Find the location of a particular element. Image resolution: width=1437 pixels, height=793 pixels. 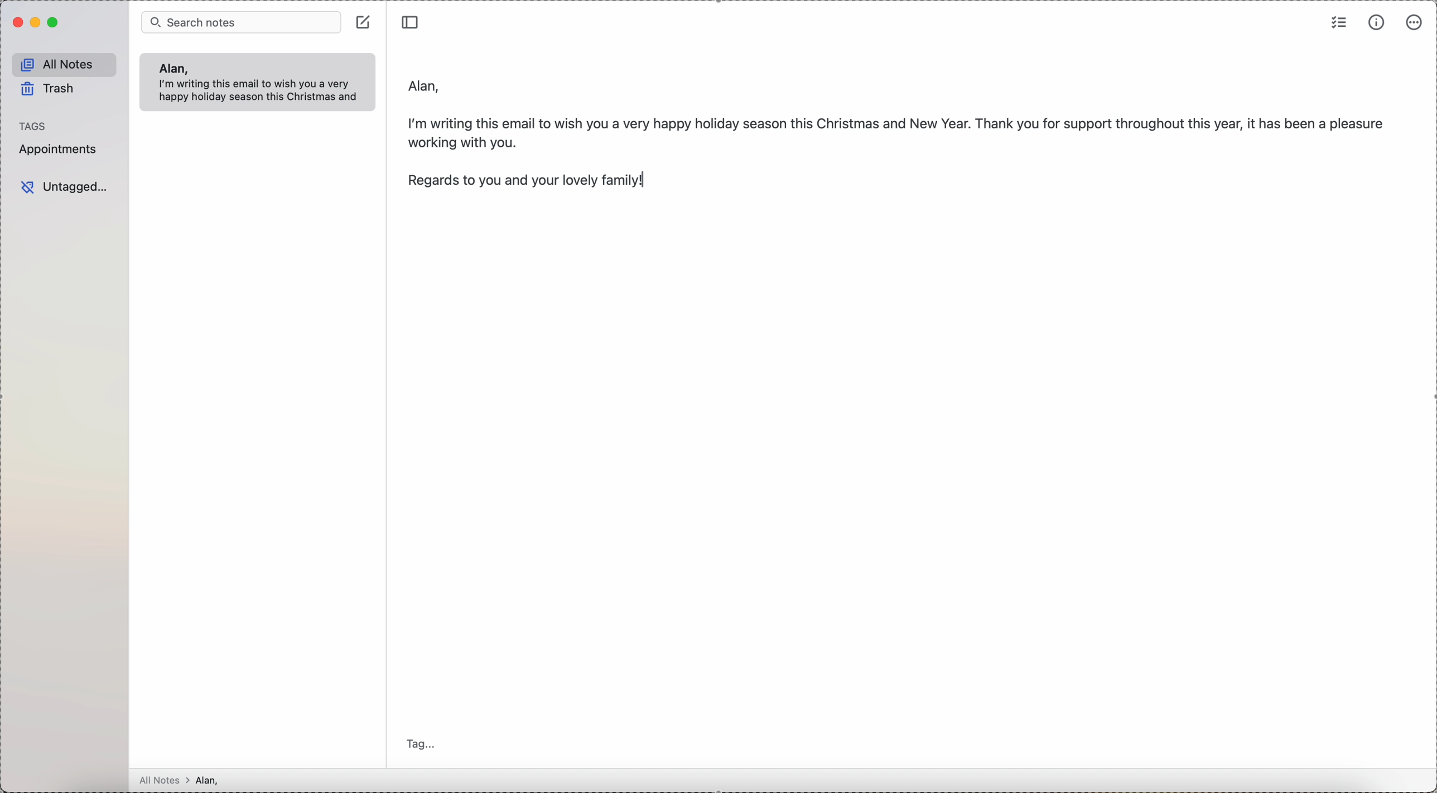

tag is located at coordinates (424, 745).